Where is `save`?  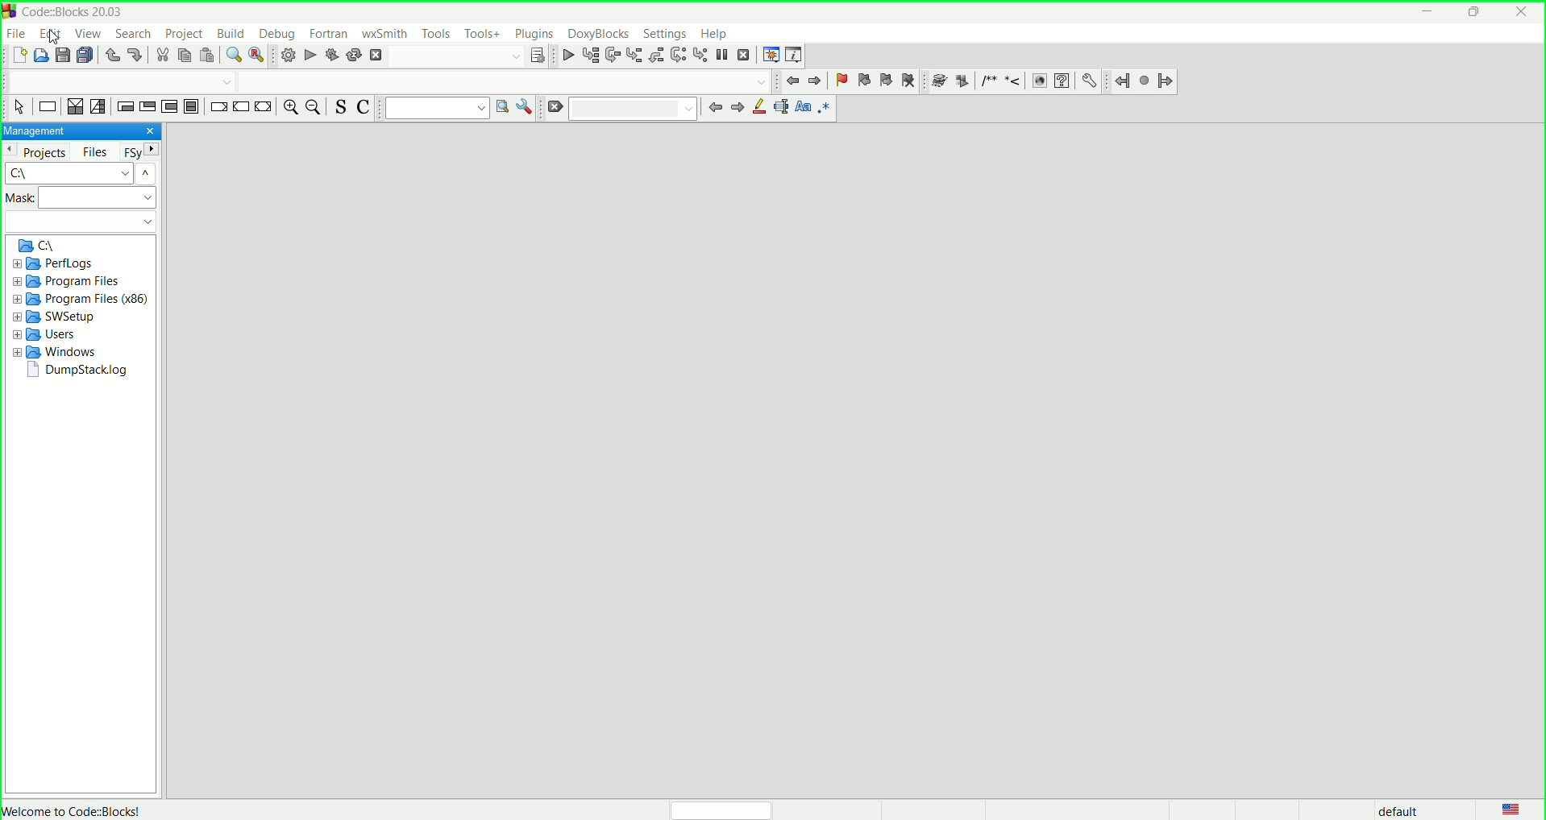
save is located at coordinates (64, 57).